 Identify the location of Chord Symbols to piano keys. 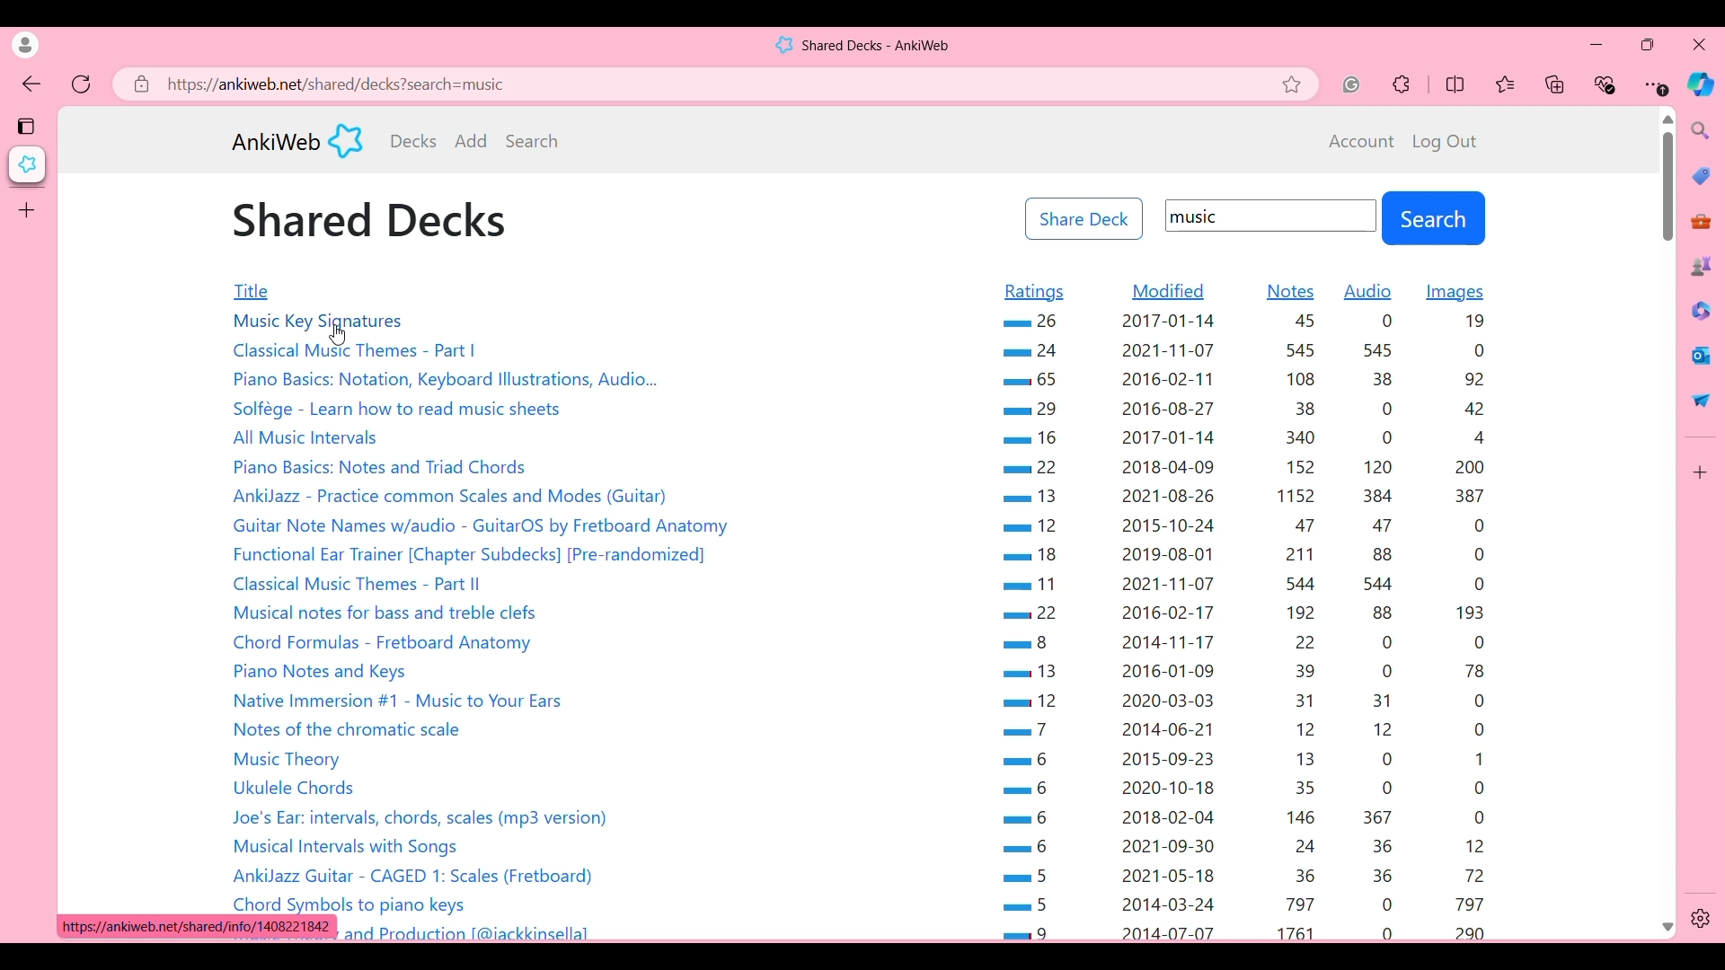
(354, 904).